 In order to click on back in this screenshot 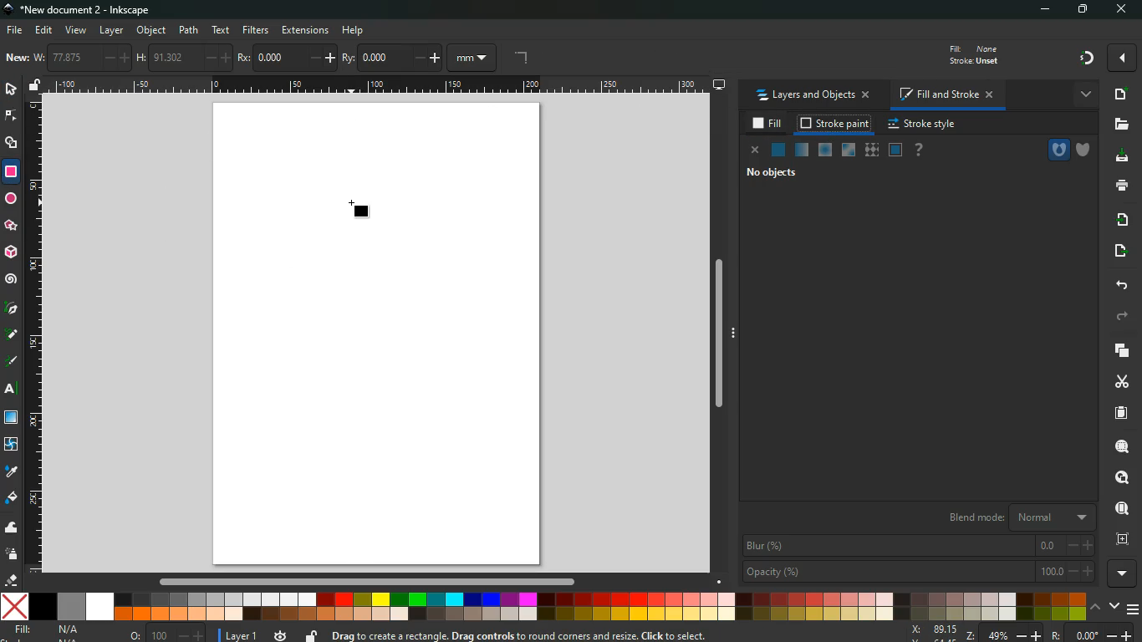, I will do `click(1122, 285)`.